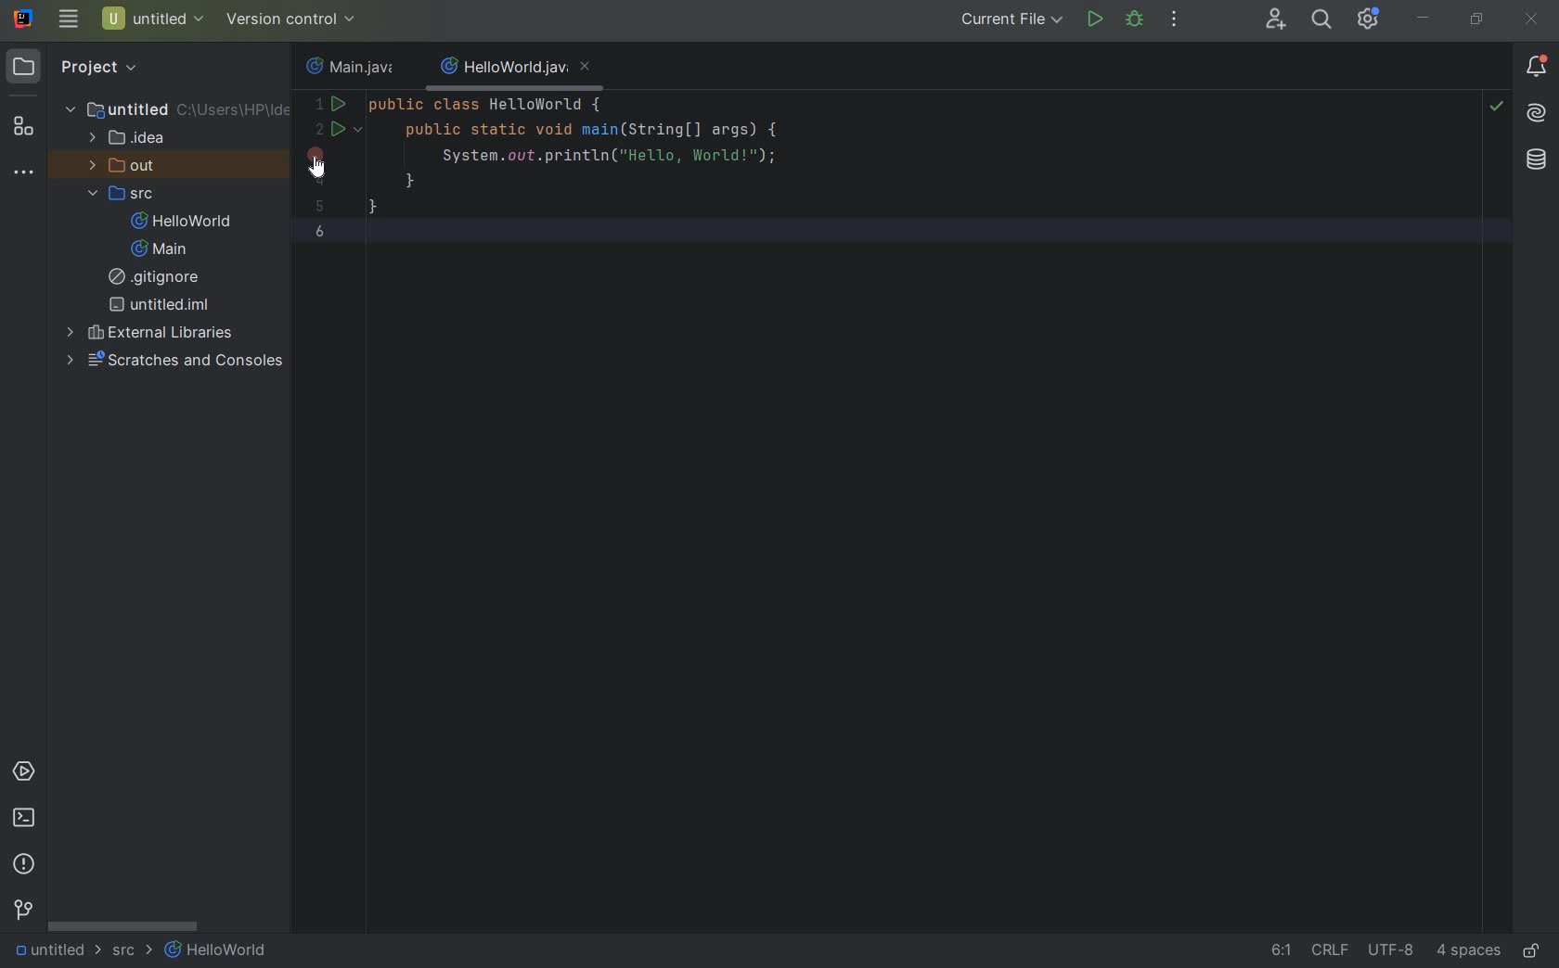 This screenshot has height=968, width=1559. Describe the element at coordinates (122, 927) in the screenshot. I see `scrollbar` at that location.